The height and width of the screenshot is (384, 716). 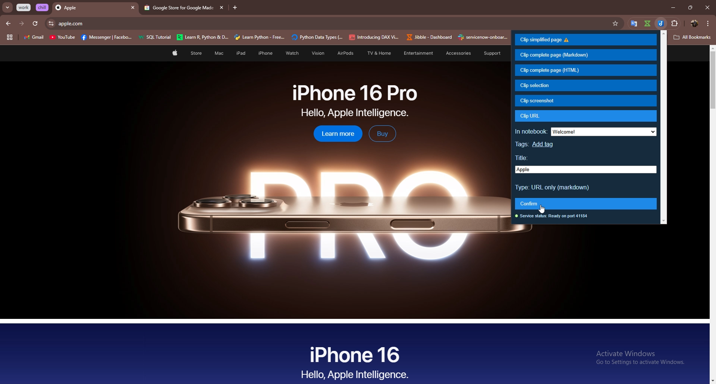 I want to click on apple.com, so click(x=334, y=23).